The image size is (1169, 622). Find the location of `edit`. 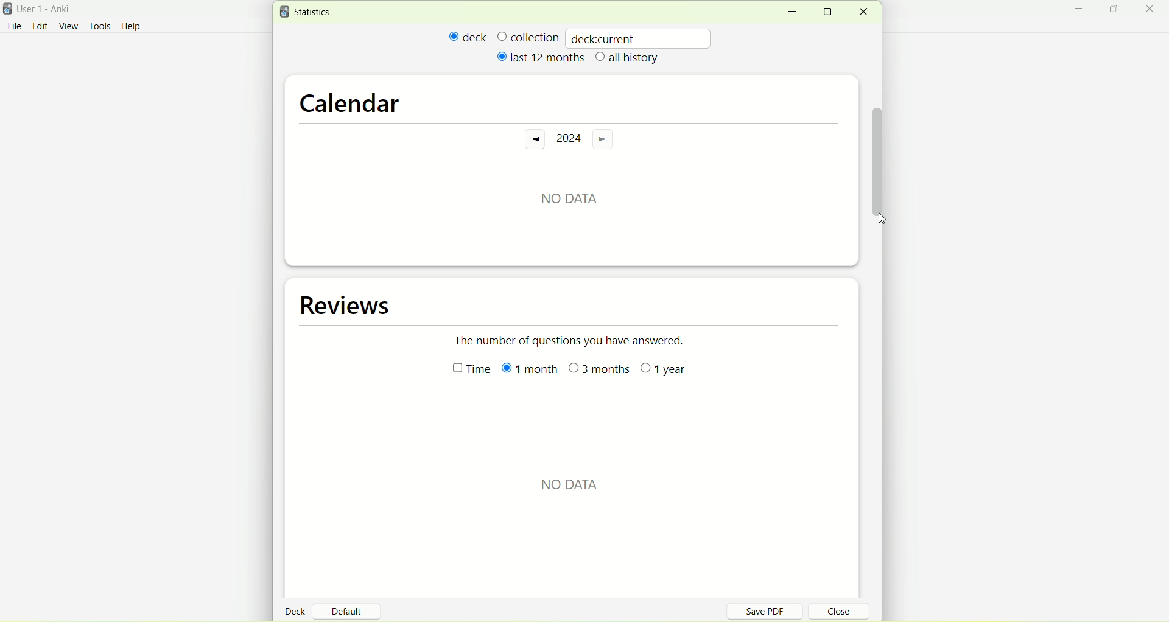

edit is located at coordinates (40, 26).